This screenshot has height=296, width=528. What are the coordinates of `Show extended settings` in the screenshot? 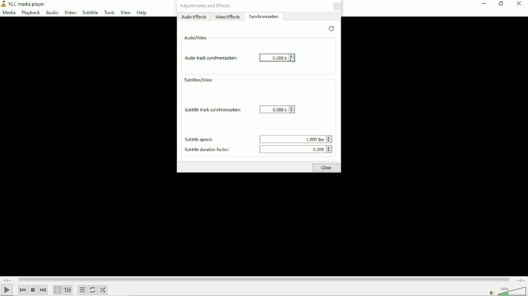 It's located at (68, 290).